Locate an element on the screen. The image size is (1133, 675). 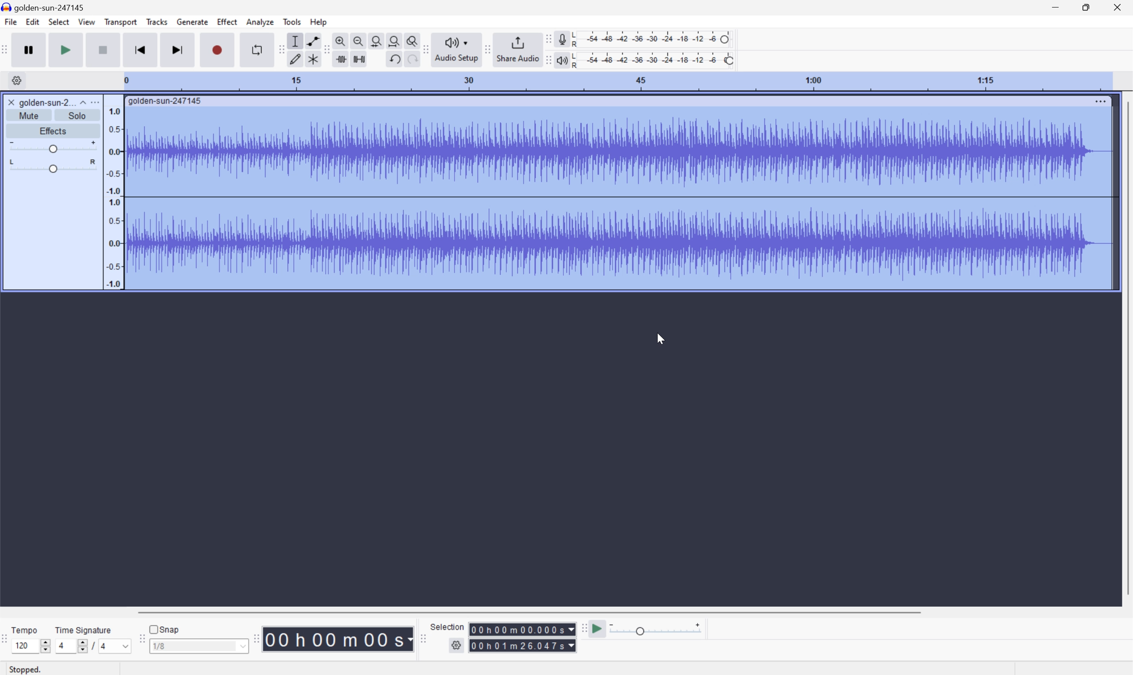
Playback speed: 1.000 x is located at coordinates (657, 628).